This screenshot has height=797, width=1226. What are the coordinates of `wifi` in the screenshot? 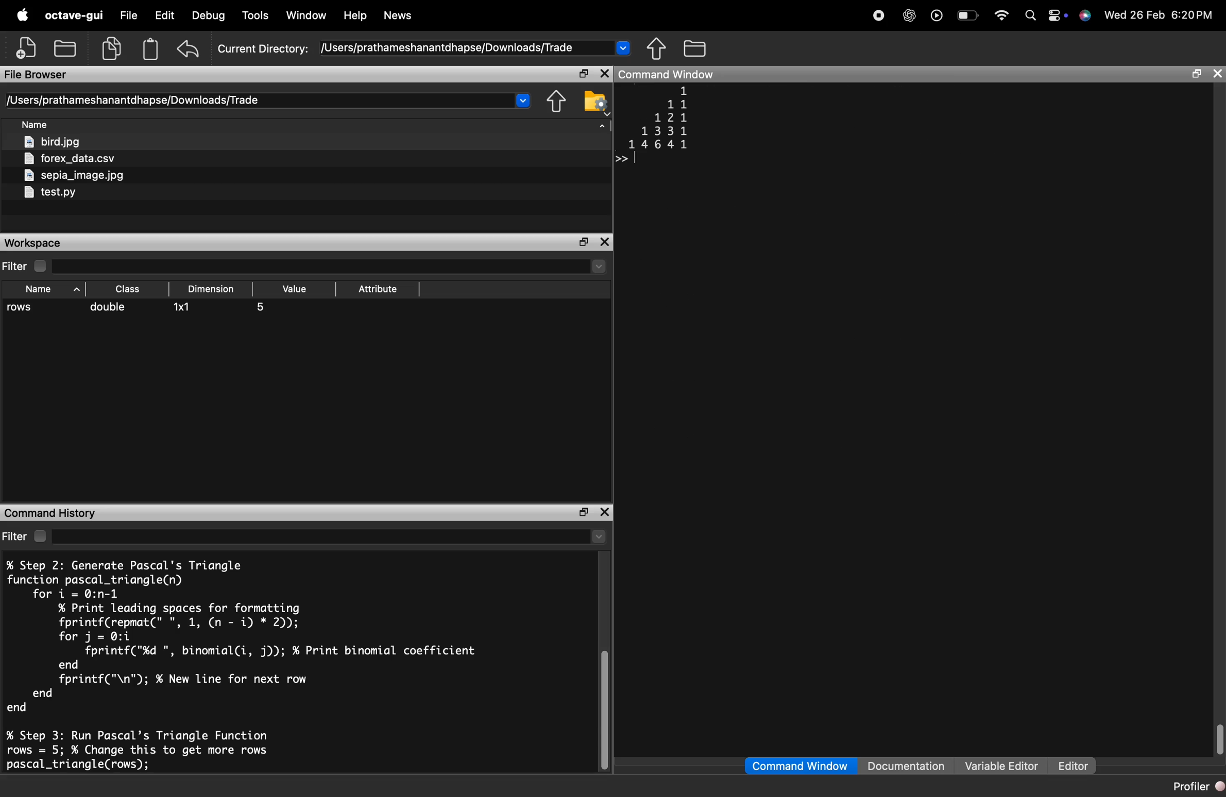 It's located at (1002, 15).